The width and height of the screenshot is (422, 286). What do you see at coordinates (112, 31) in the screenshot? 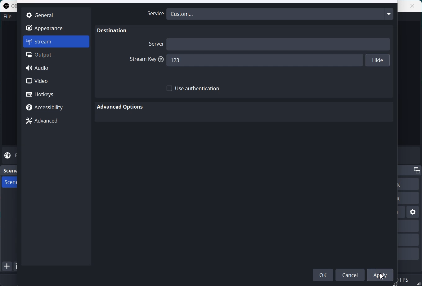
I see `Destination` at bounding box center [112, 31].